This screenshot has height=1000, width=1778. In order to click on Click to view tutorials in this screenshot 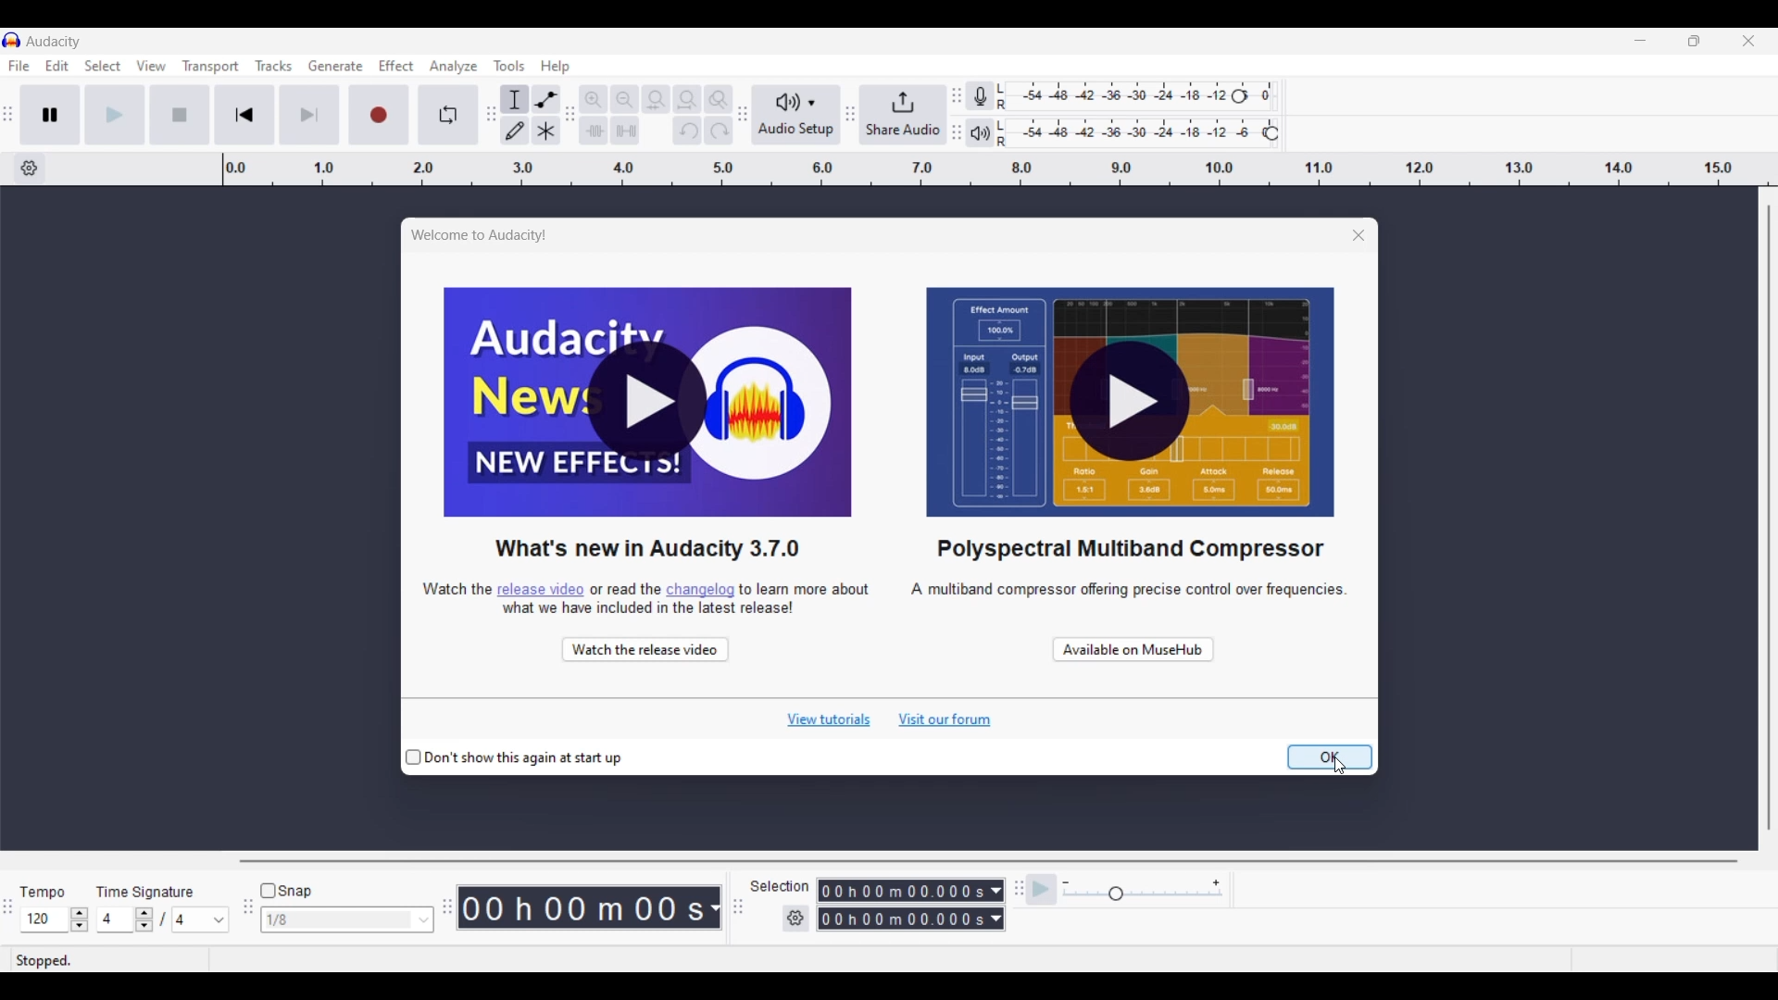, I will do `click(828, 720)`.